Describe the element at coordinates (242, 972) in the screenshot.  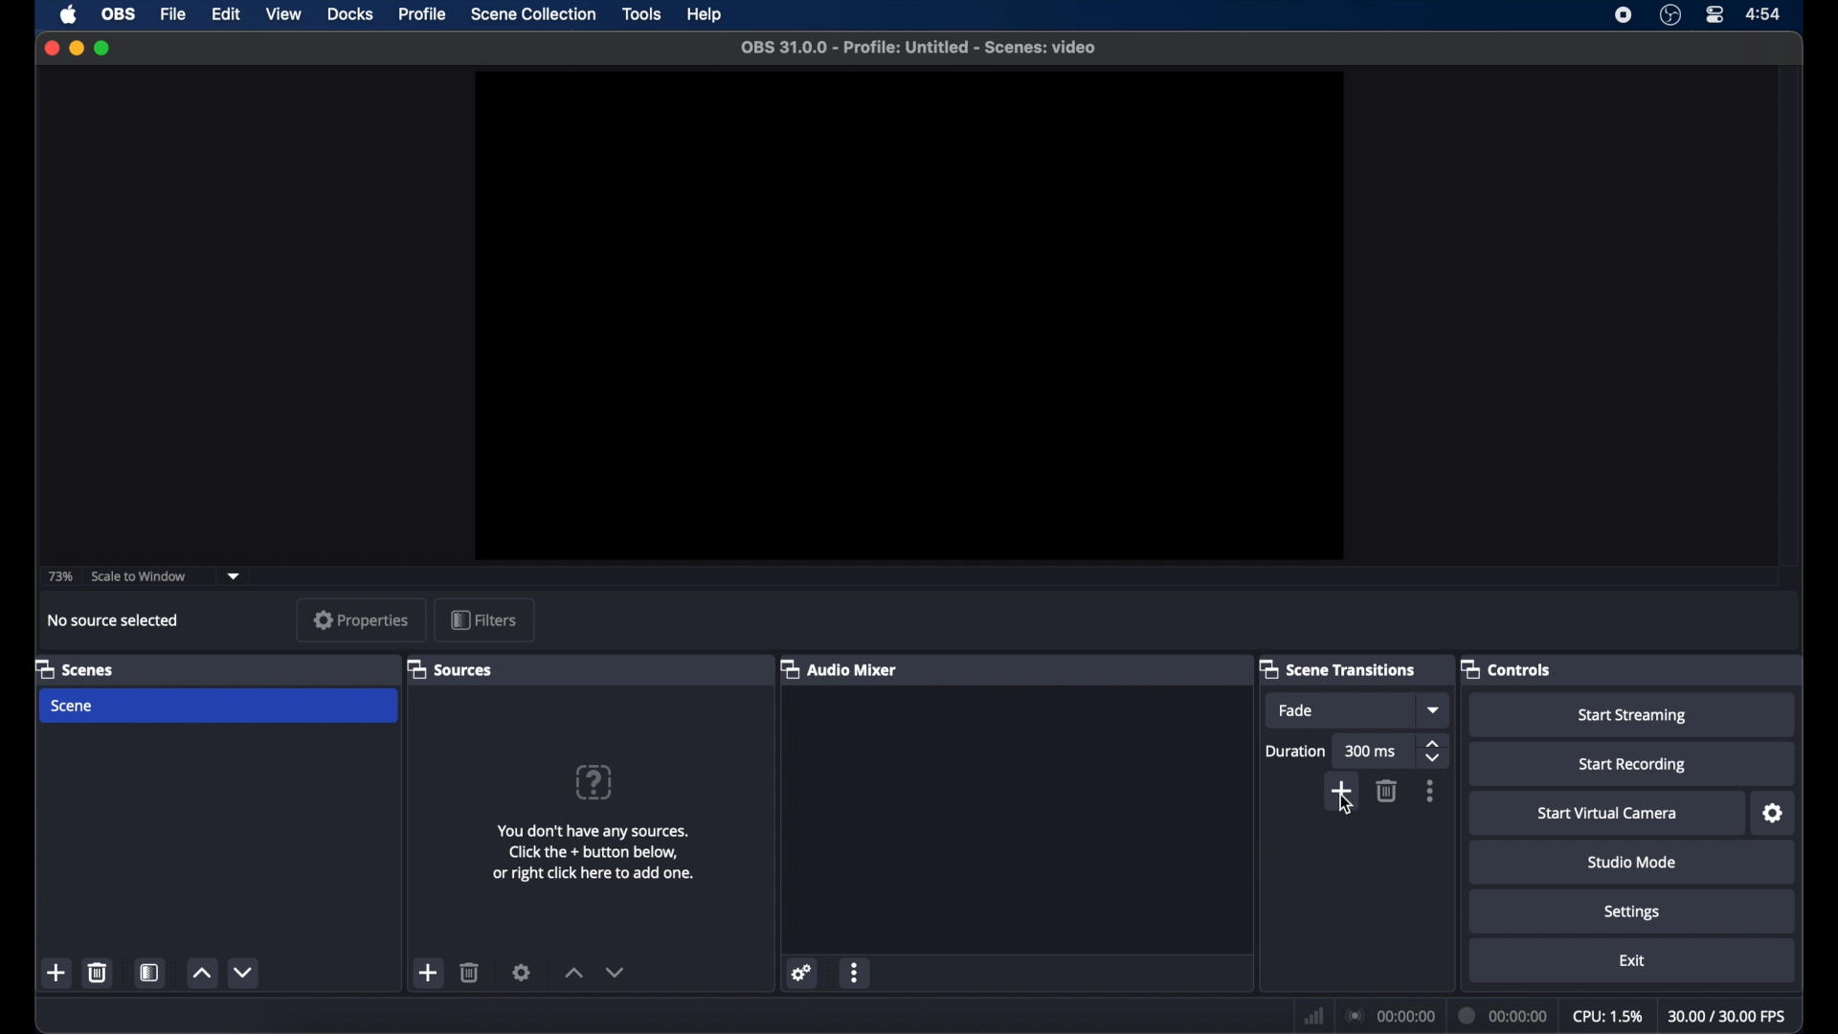
I see `decrement` at that location.